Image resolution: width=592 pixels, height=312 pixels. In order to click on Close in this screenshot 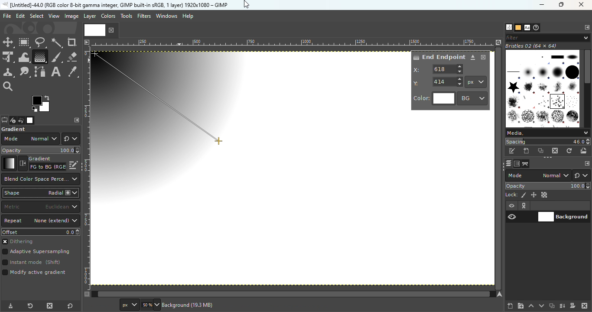, I will do `click(582, 5)`.